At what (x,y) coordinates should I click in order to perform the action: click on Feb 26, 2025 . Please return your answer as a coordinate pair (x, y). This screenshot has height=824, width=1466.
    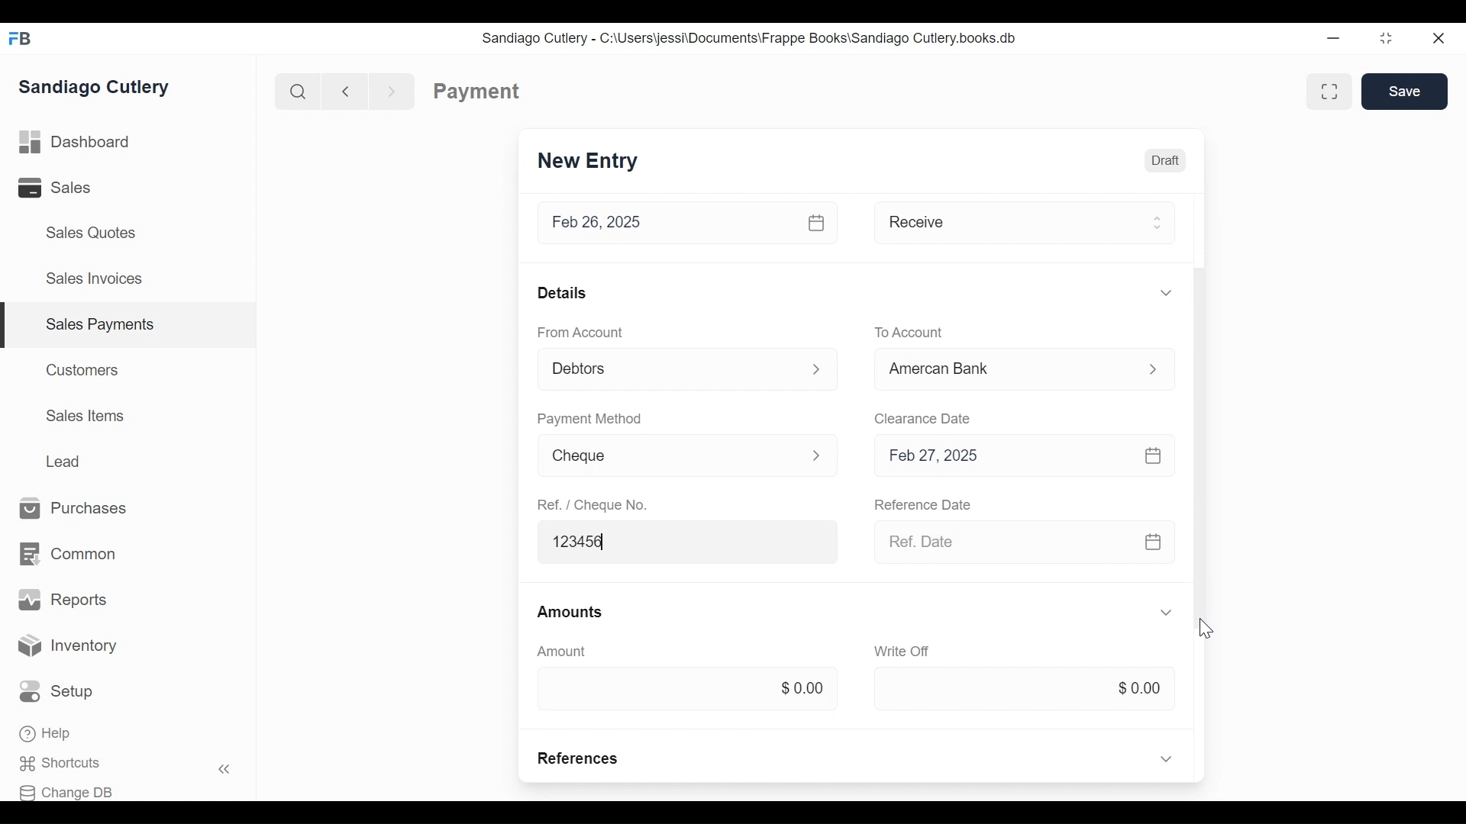
    Looking at the image, I should click on (667, 223).